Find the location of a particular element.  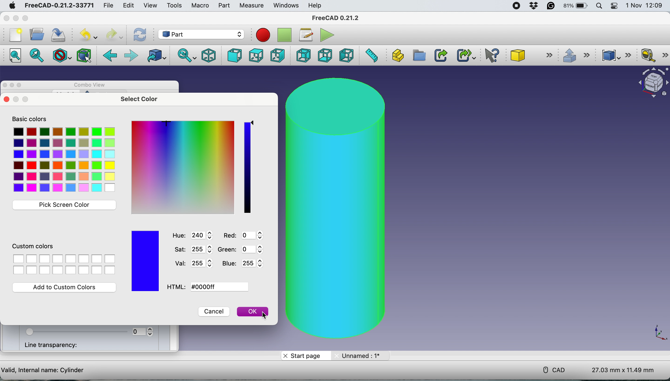

what's this is located at coordinates (489, 55).